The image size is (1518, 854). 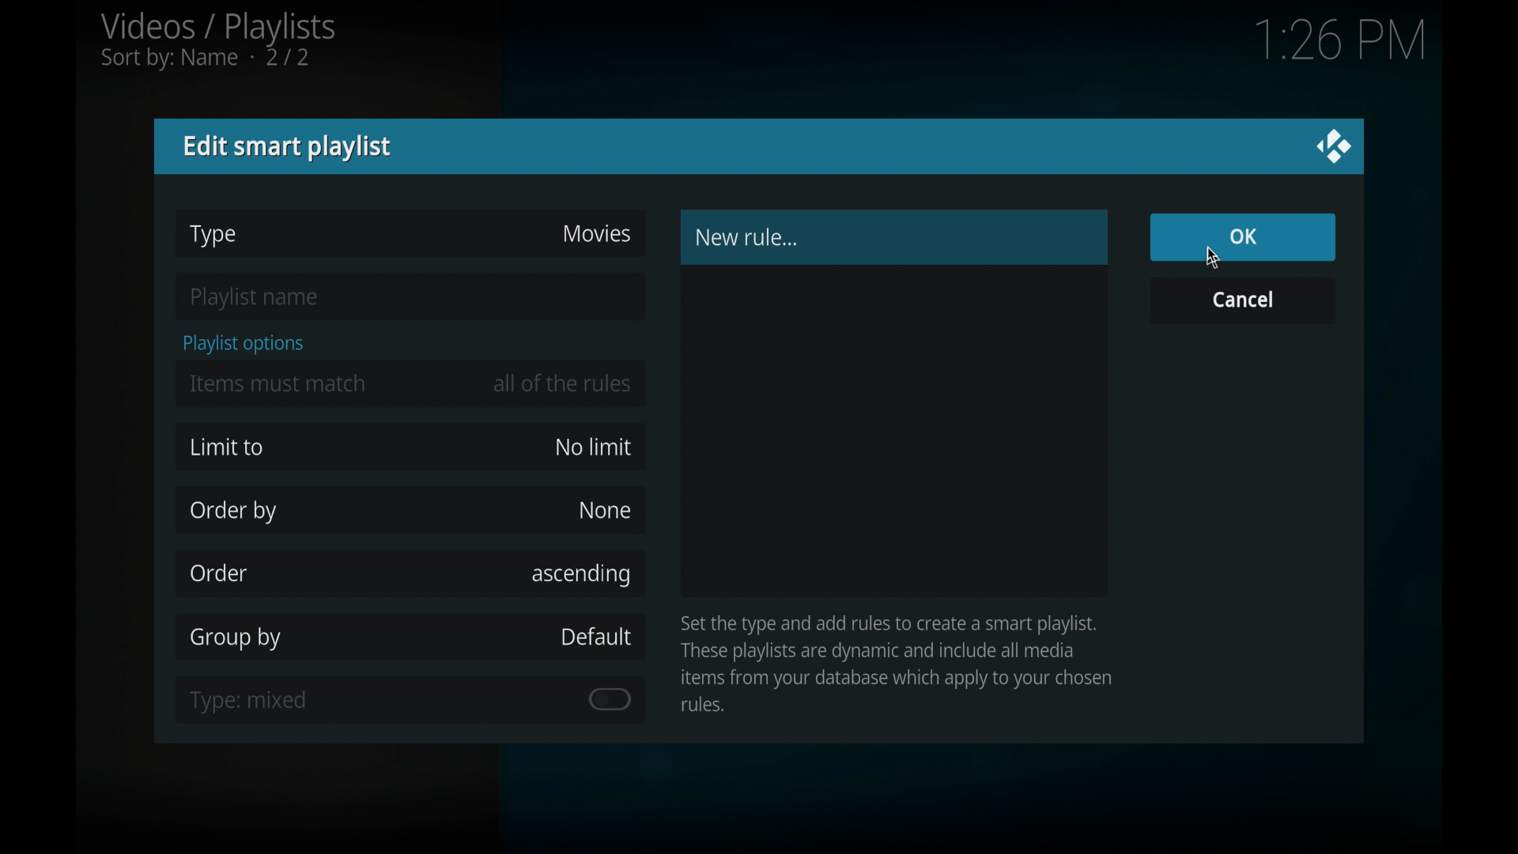 I want to click on toggle button, so click(x=610, y=699).